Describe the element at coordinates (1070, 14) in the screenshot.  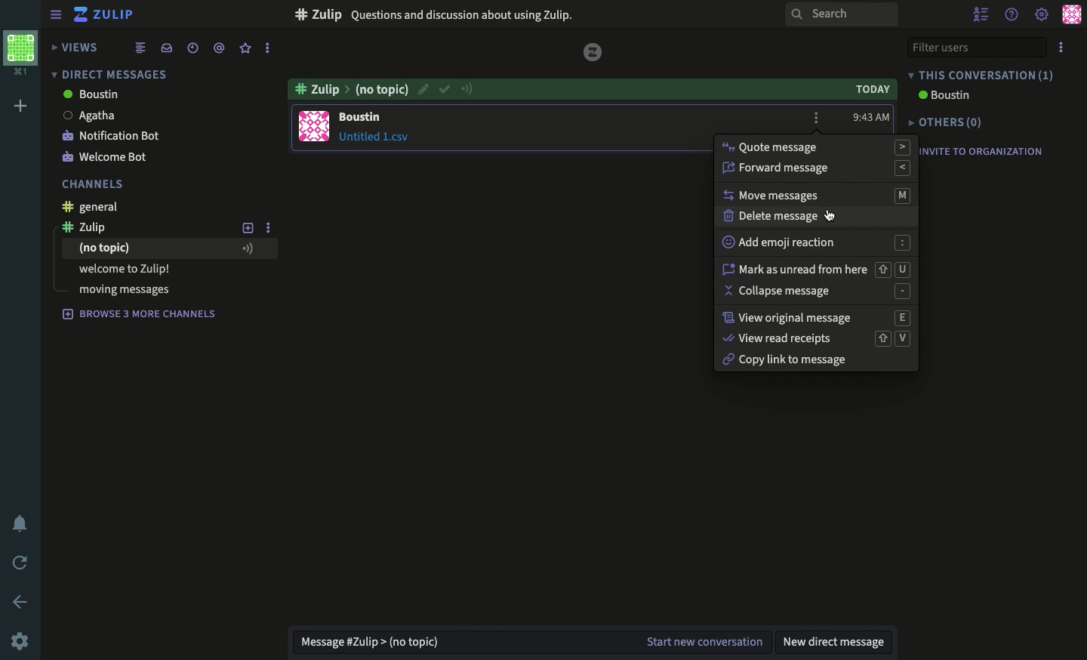
I see `user profile` at that location.